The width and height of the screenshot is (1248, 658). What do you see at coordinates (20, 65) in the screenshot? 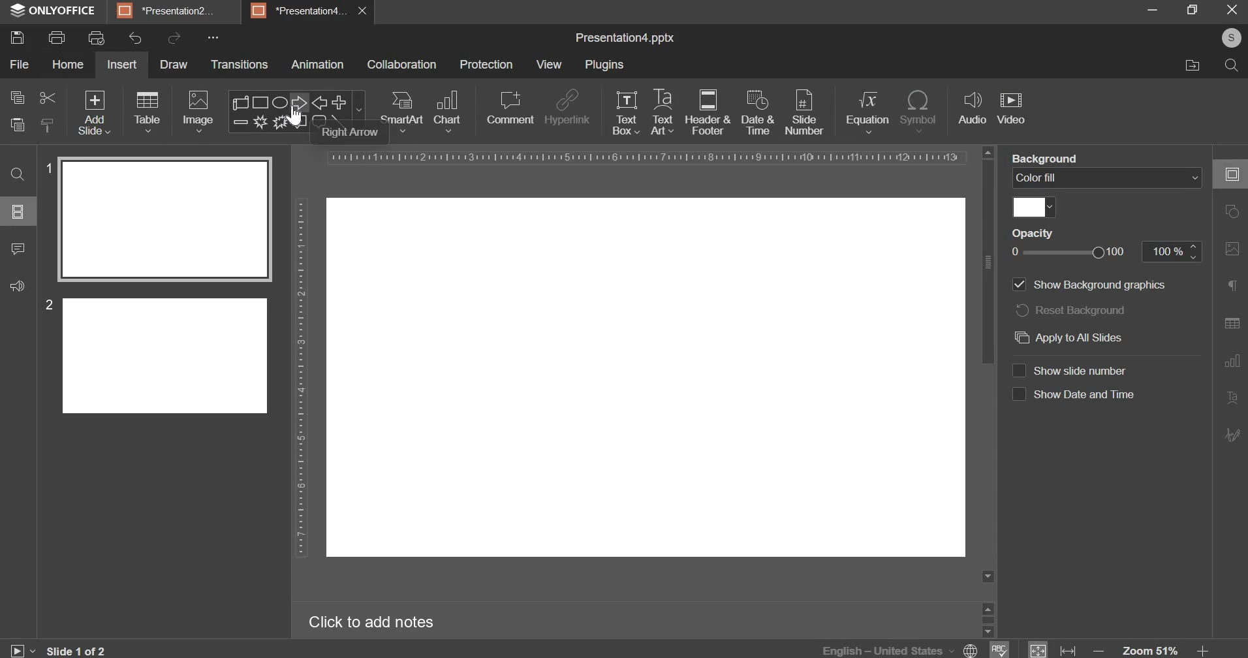
I see `file` at bounding box center [20, 65].